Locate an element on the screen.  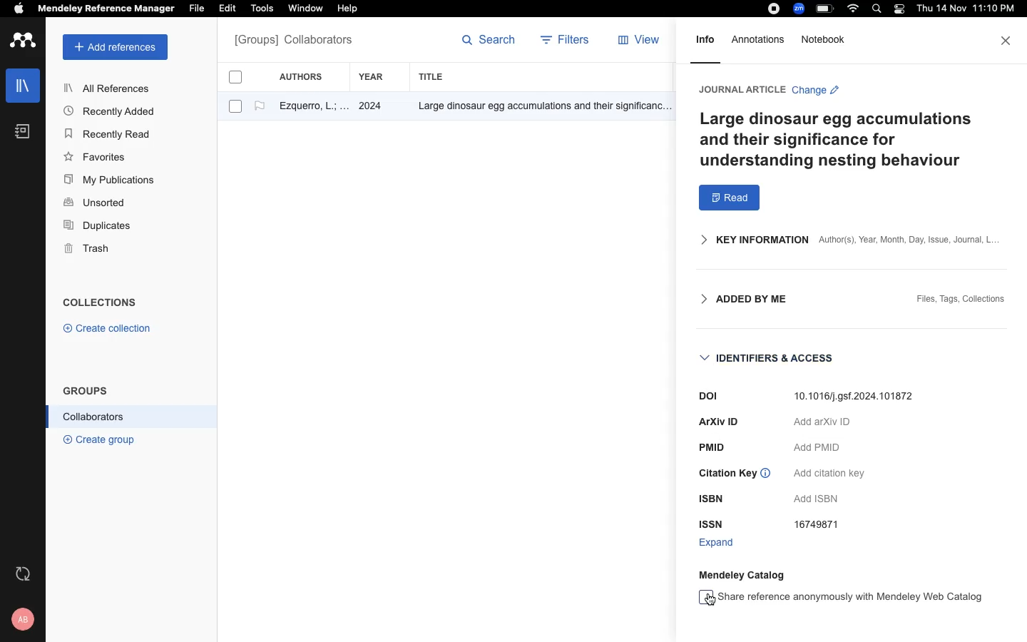
author is located at coordinates (307, 108).